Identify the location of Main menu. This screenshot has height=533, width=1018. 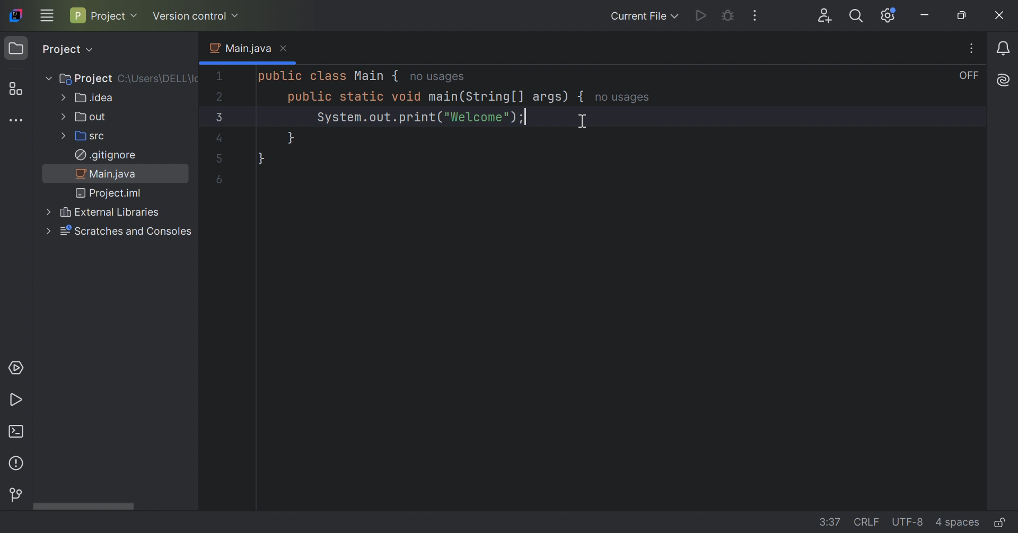
(48, 15).